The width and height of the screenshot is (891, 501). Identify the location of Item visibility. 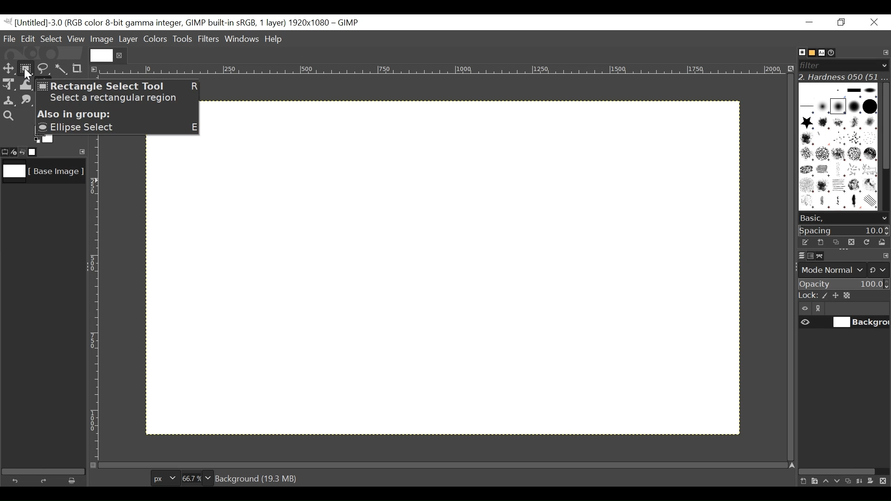
(805, 309).